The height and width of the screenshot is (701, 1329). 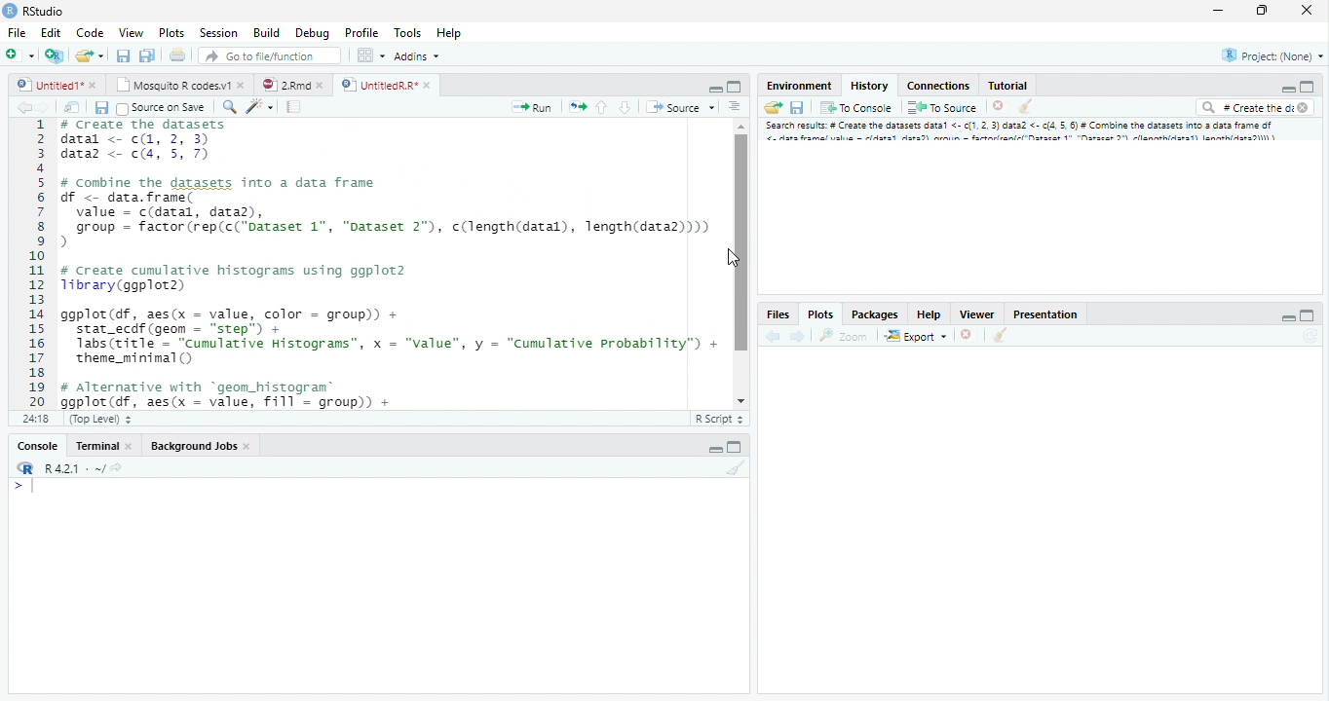 I want to click on Clear console, so click(x=1028, y=108).